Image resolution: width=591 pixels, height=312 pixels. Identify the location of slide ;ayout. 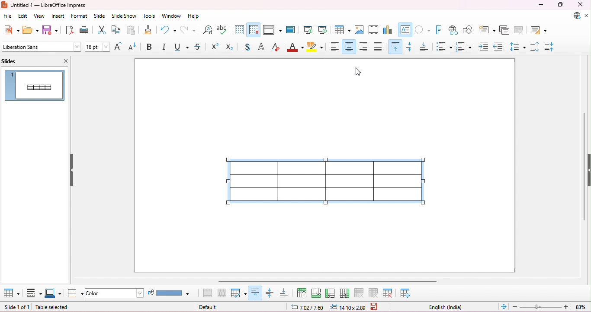
(539, 31).